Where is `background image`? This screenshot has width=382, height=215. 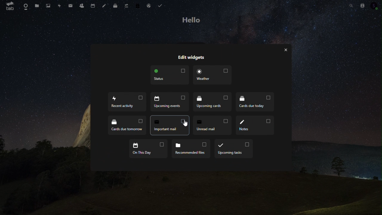 background image is located at coordinates (192, 193).